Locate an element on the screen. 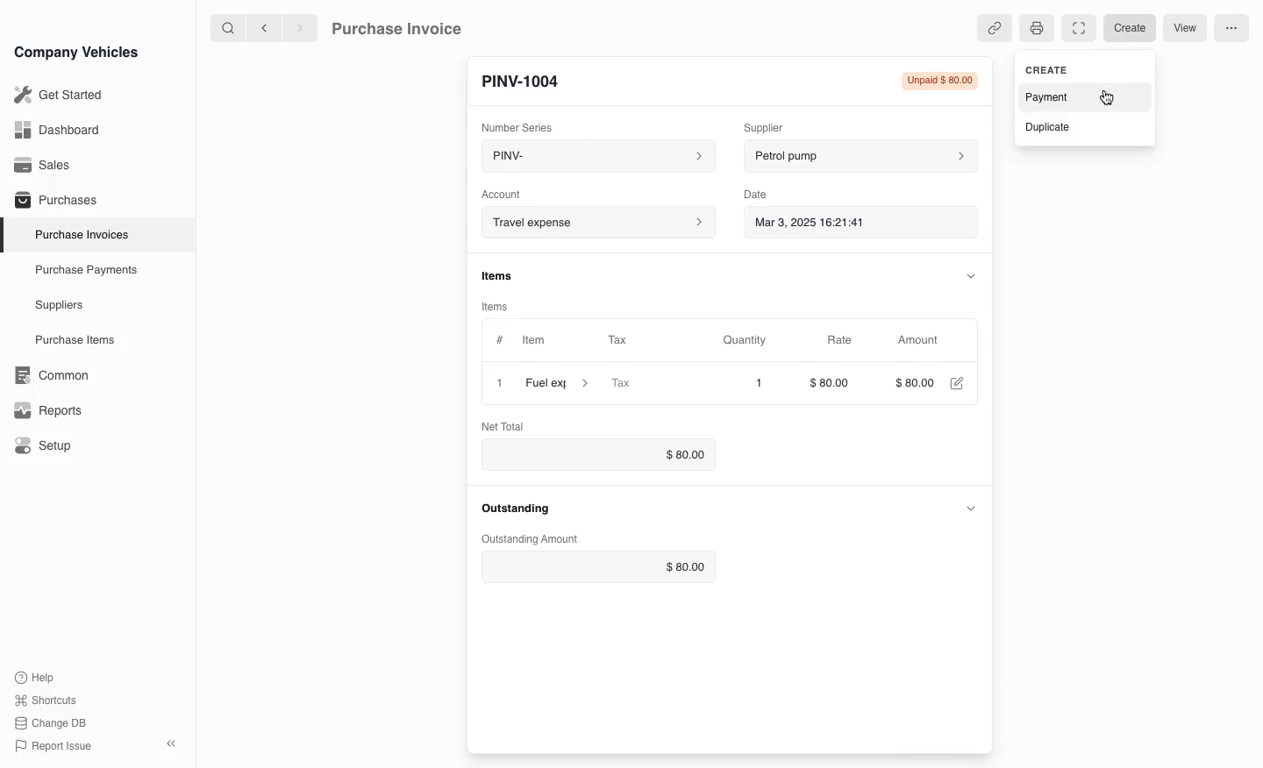  calender is located at coordinates (963, 224).